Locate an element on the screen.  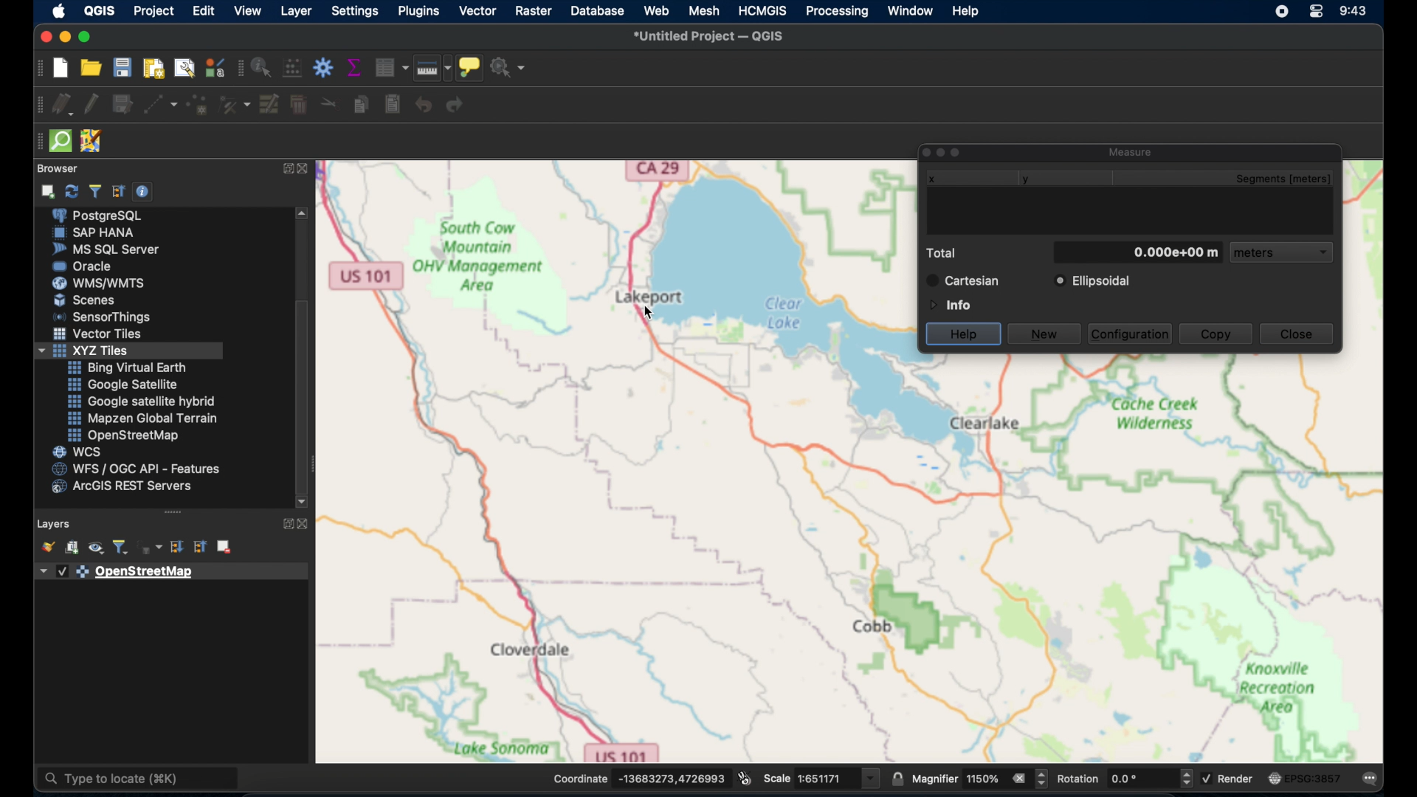
measure line is located at coordinates (432, 68).